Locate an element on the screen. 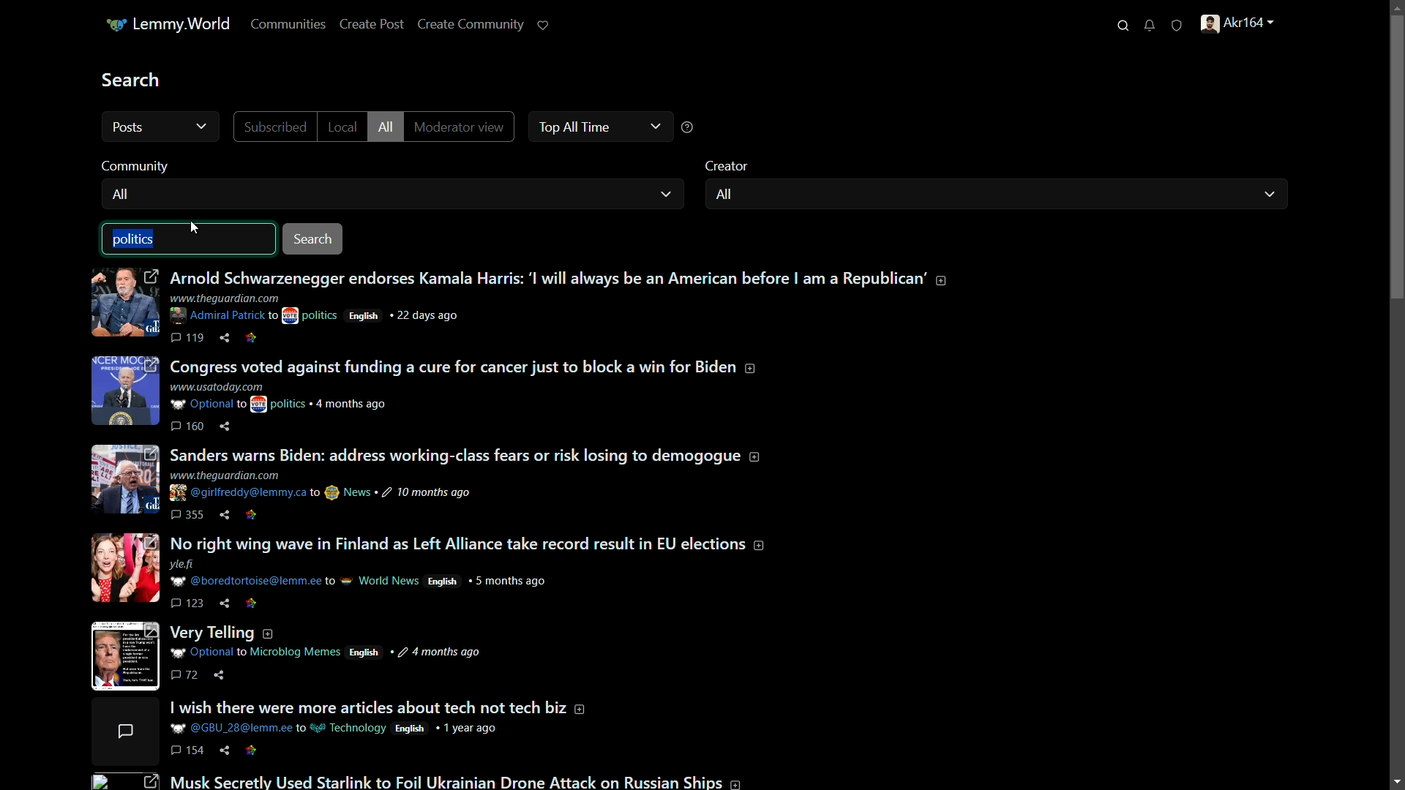  all is located at coordinates (124, 196).